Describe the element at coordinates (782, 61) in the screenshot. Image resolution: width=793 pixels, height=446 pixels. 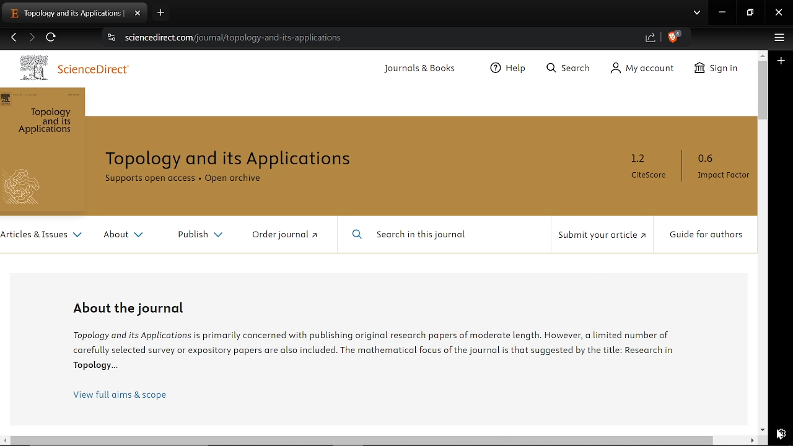
I see `Add to sidebar menu` at that location.